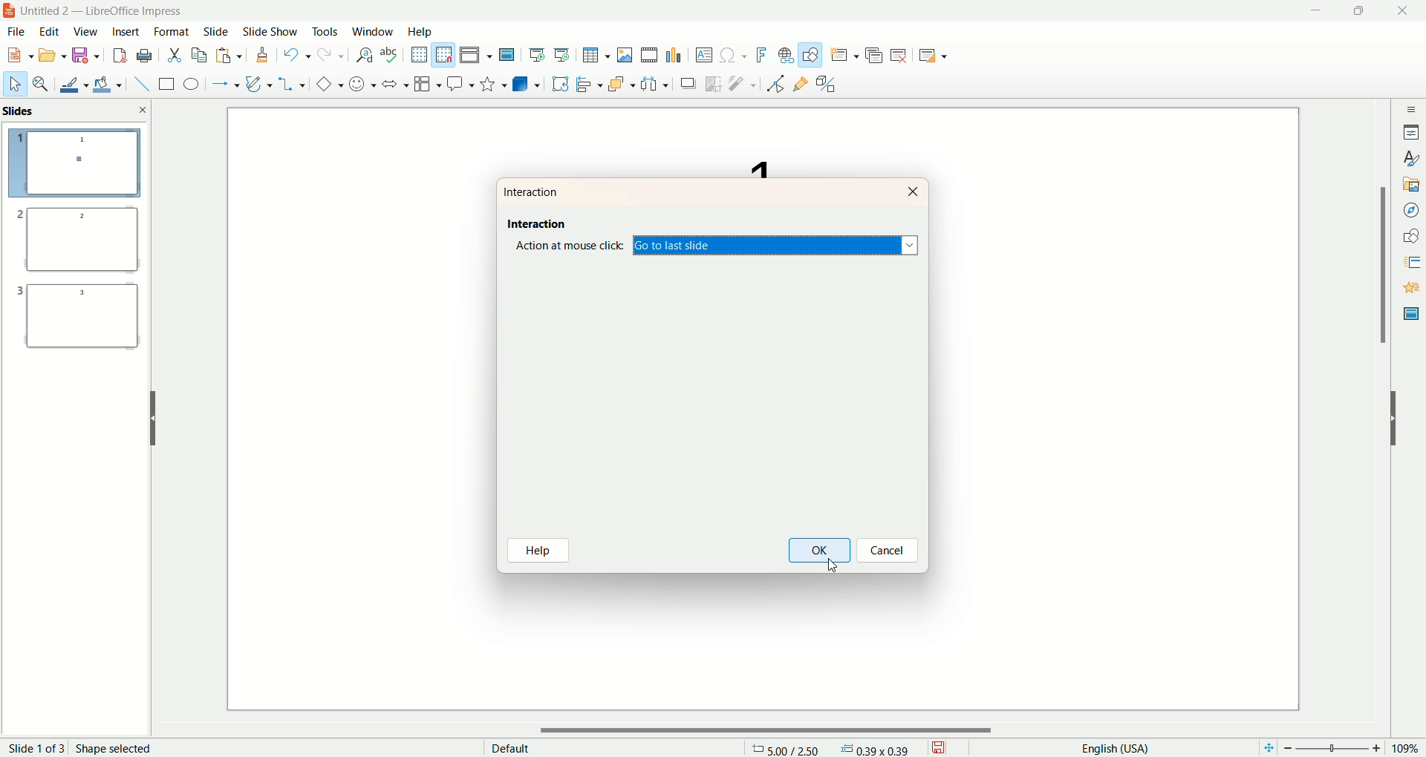 The height and width of the screenshot is (757, 1426). I want to click on shape selected, so click(117, 747).